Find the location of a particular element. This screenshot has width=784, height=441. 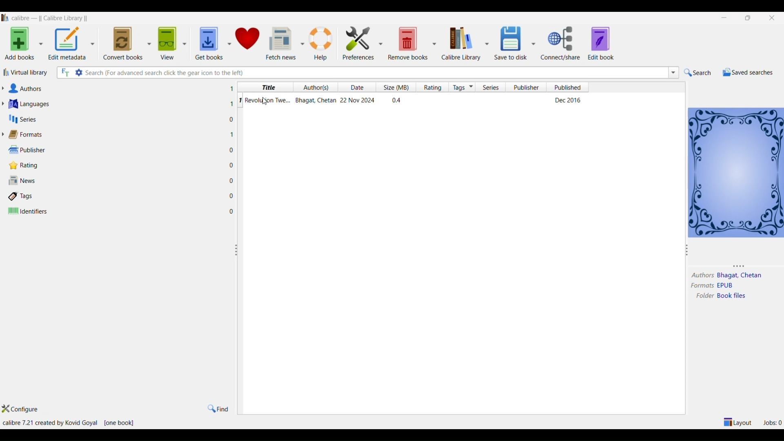

0 is located at coordinates (231, 180).